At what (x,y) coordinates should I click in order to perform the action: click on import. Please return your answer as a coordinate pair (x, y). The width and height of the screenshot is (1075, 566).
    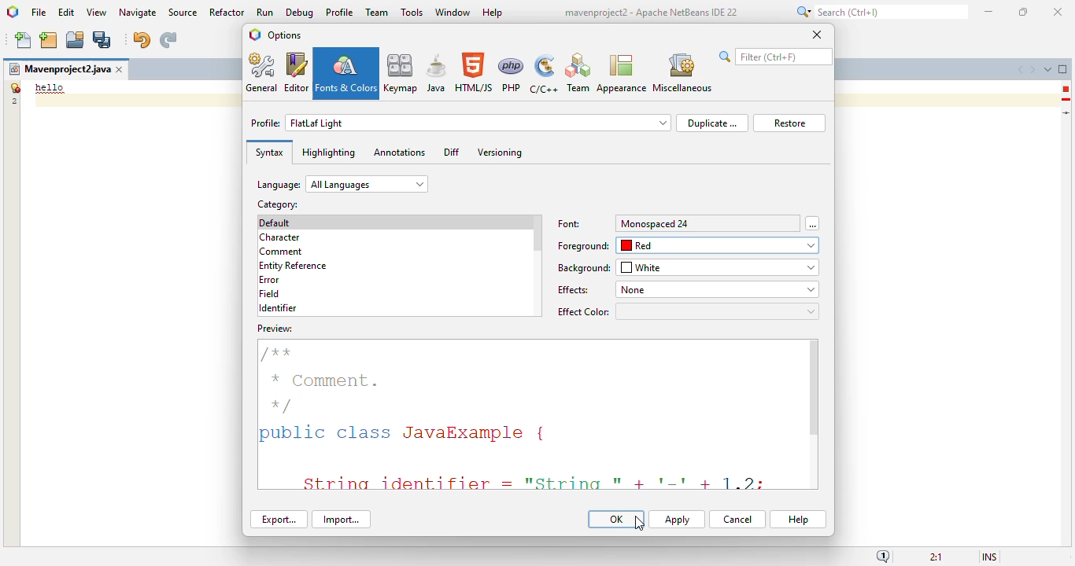
    Looking at the image, I should click on (341, 520).